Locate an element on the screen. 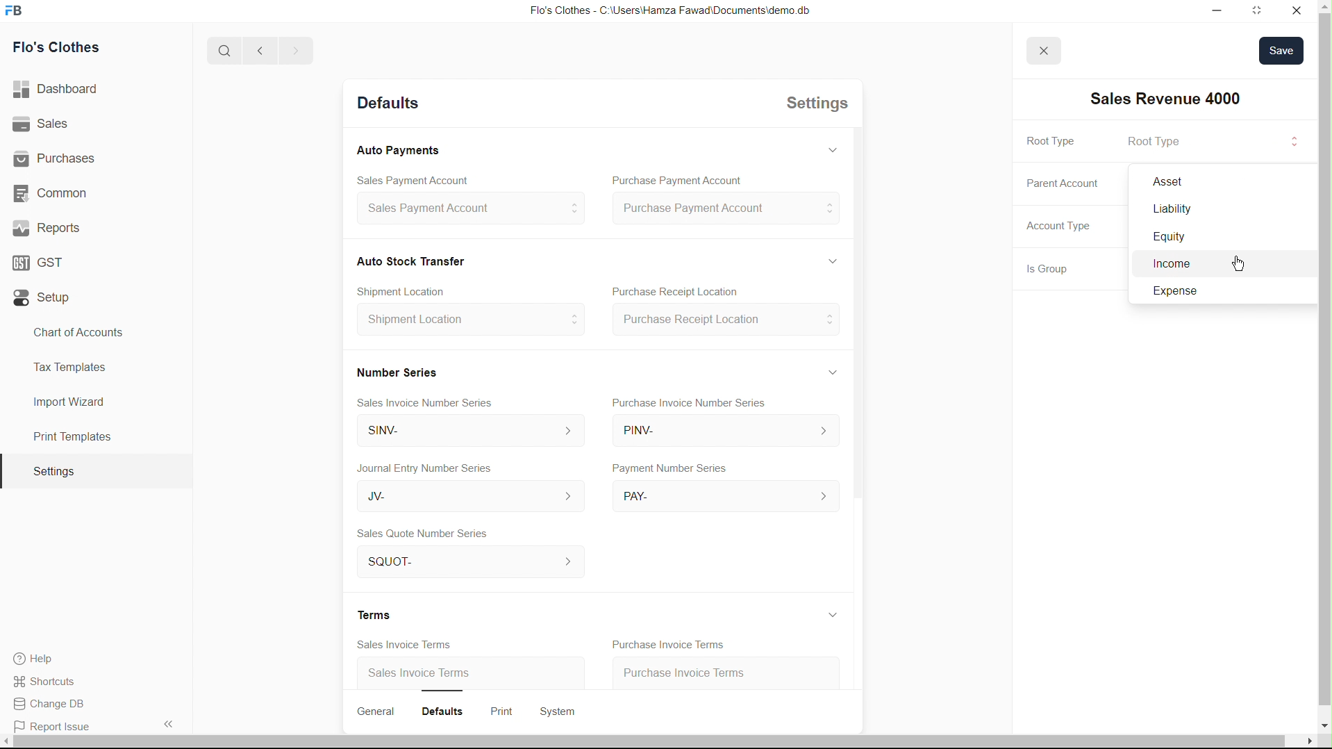  Hide  is located at coordinates (837, 259).